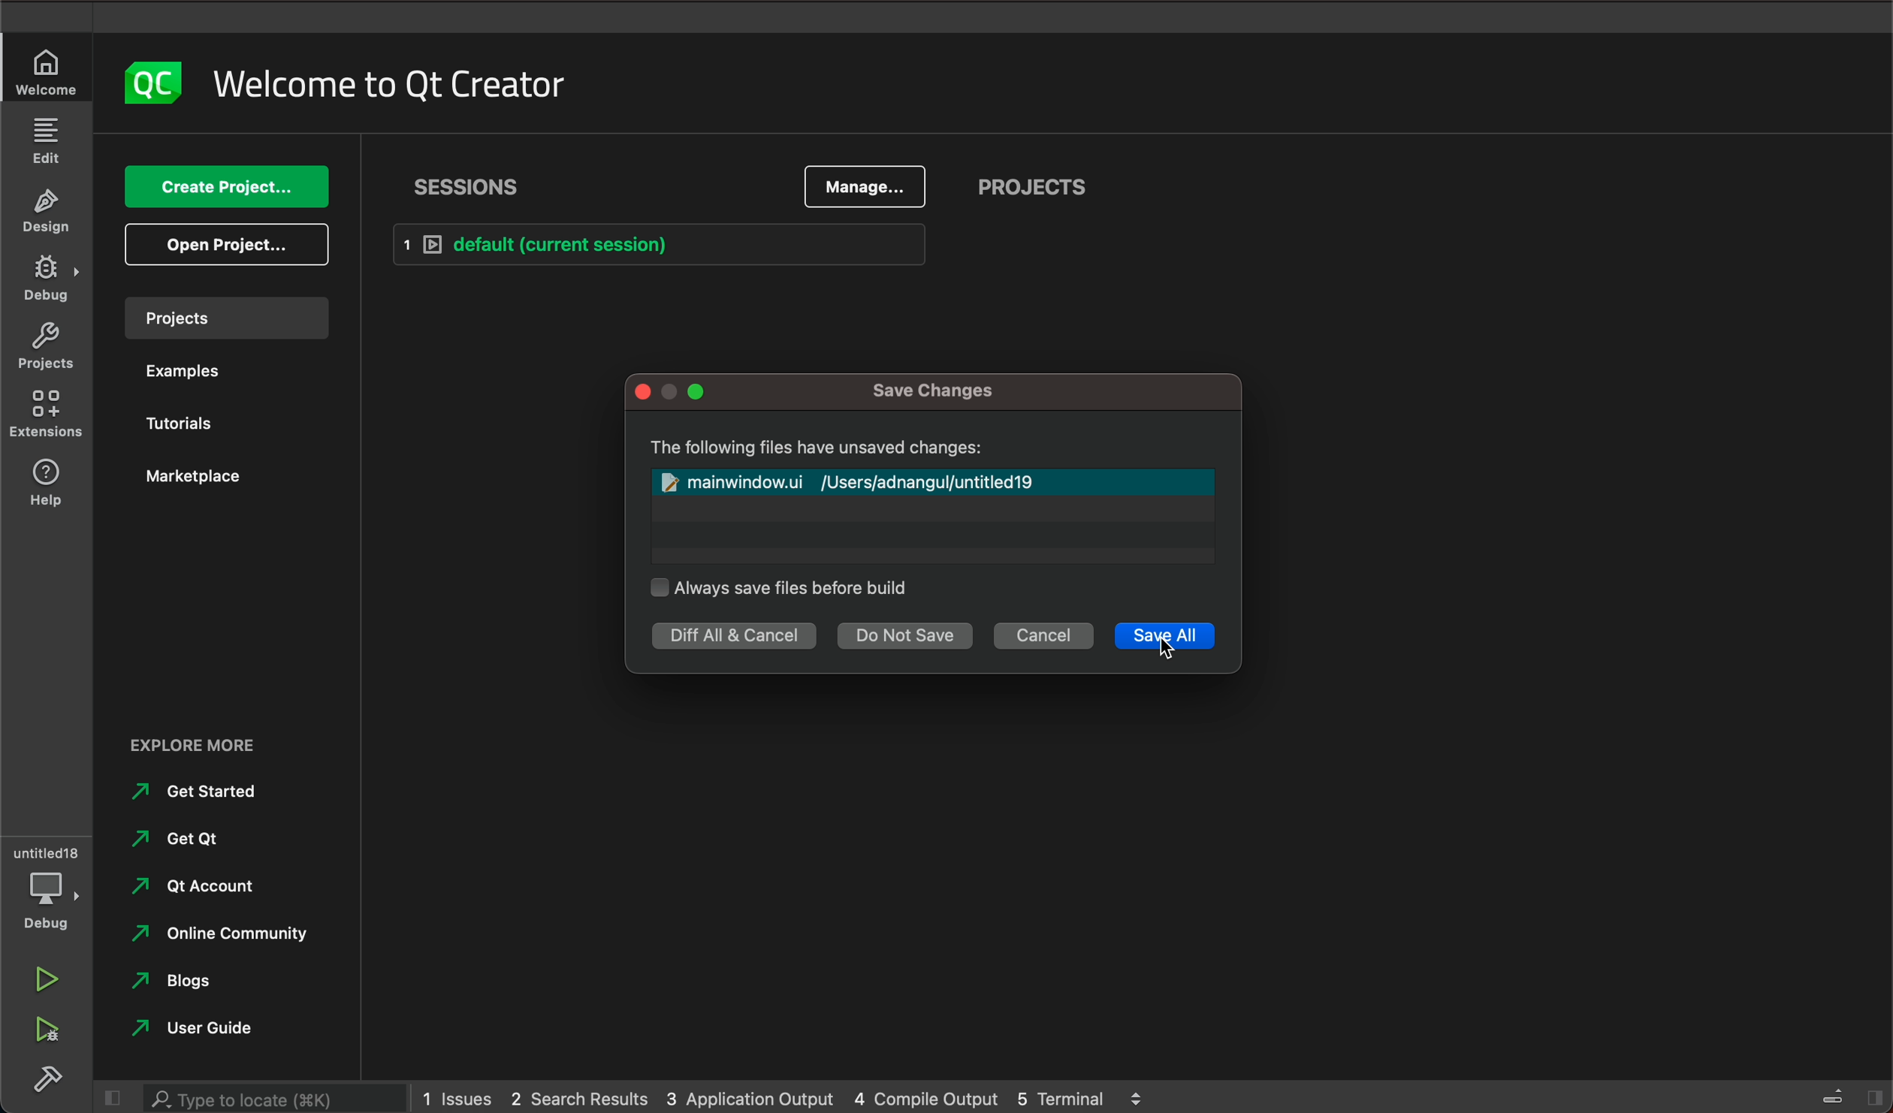 The height and width of the screenshot is (1113, 1893). Describe the element at coordinates (777, 590) in the screenshot. I see `save file` at that location.